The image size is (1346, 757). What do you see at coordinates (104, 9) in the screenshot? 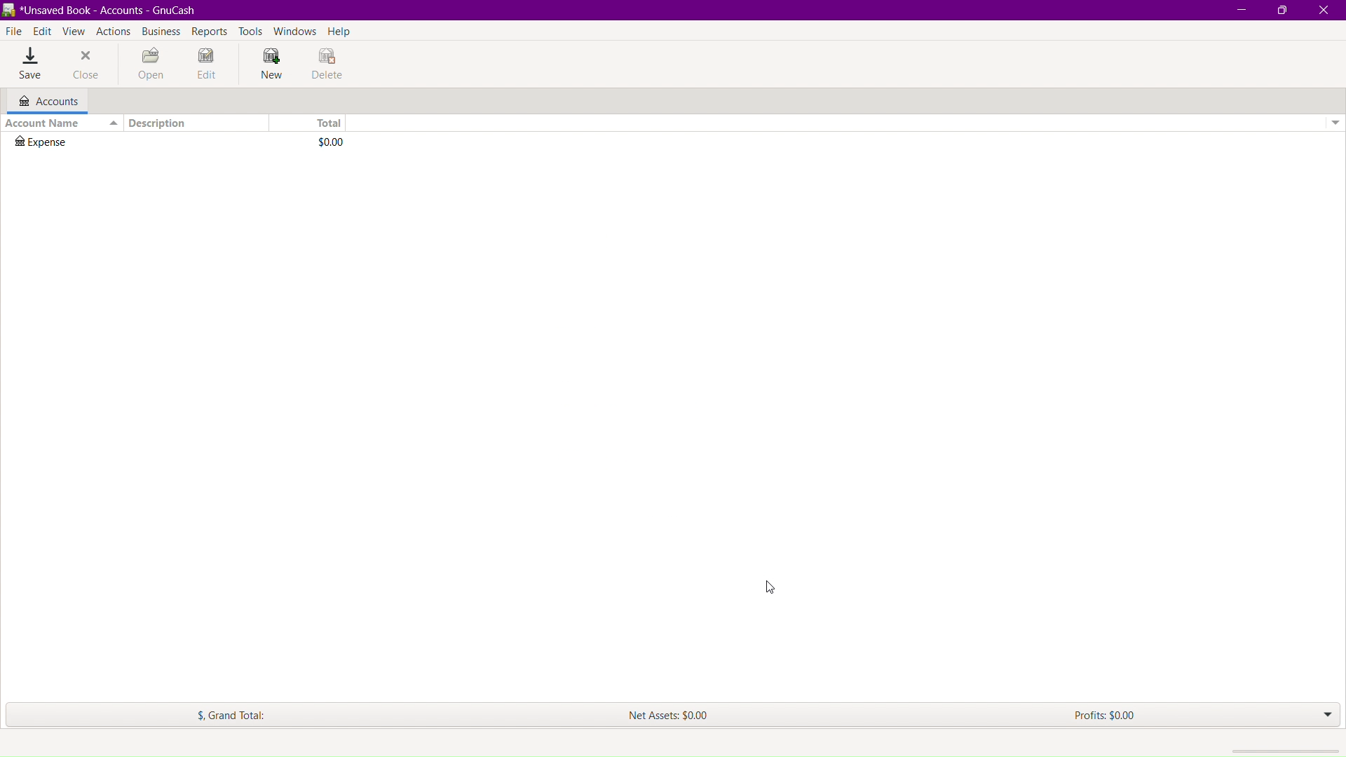
I see `BR *Unsaved Book - Accounts - GnuCash` at bounding box center [104, 9].